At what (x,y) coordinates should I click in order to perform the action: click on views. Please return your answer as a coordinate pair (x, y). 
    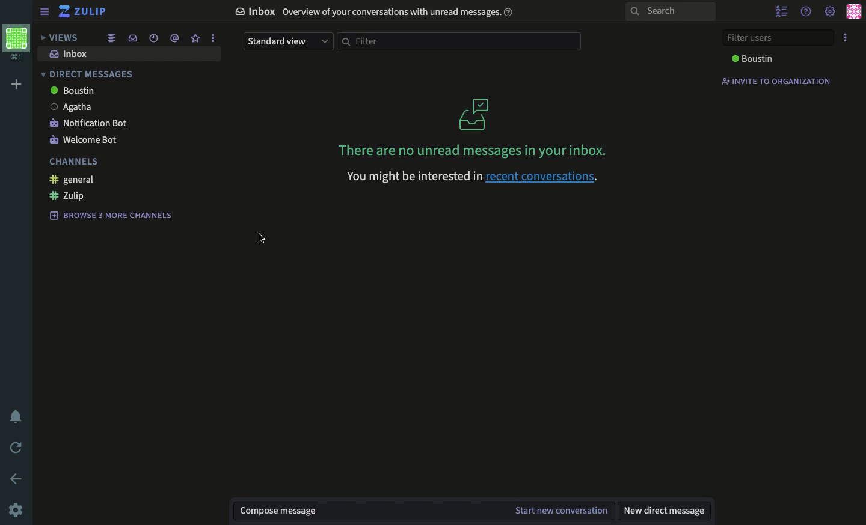
    Looking at the image, I should click on (60, 38).